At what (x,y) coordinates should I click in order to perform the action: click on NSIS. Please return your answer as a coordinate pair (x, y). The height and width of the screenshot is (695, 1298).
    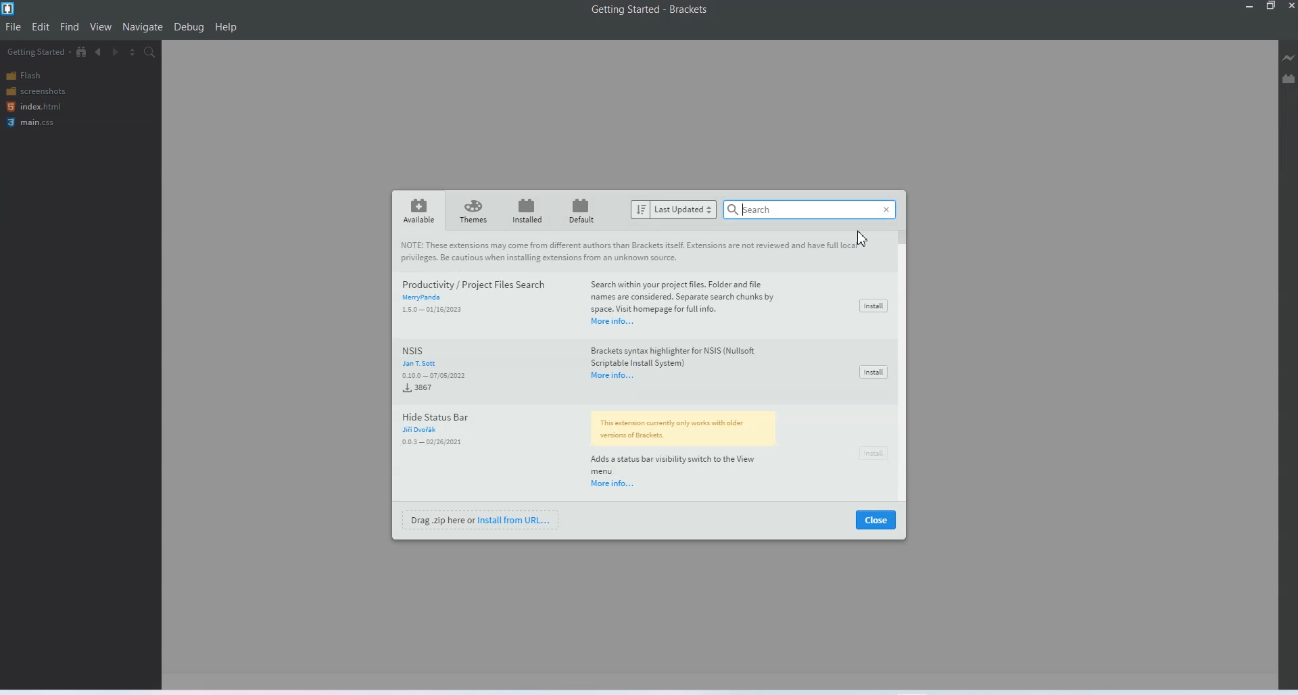
    Looking at the image, I should click on (433, 350).